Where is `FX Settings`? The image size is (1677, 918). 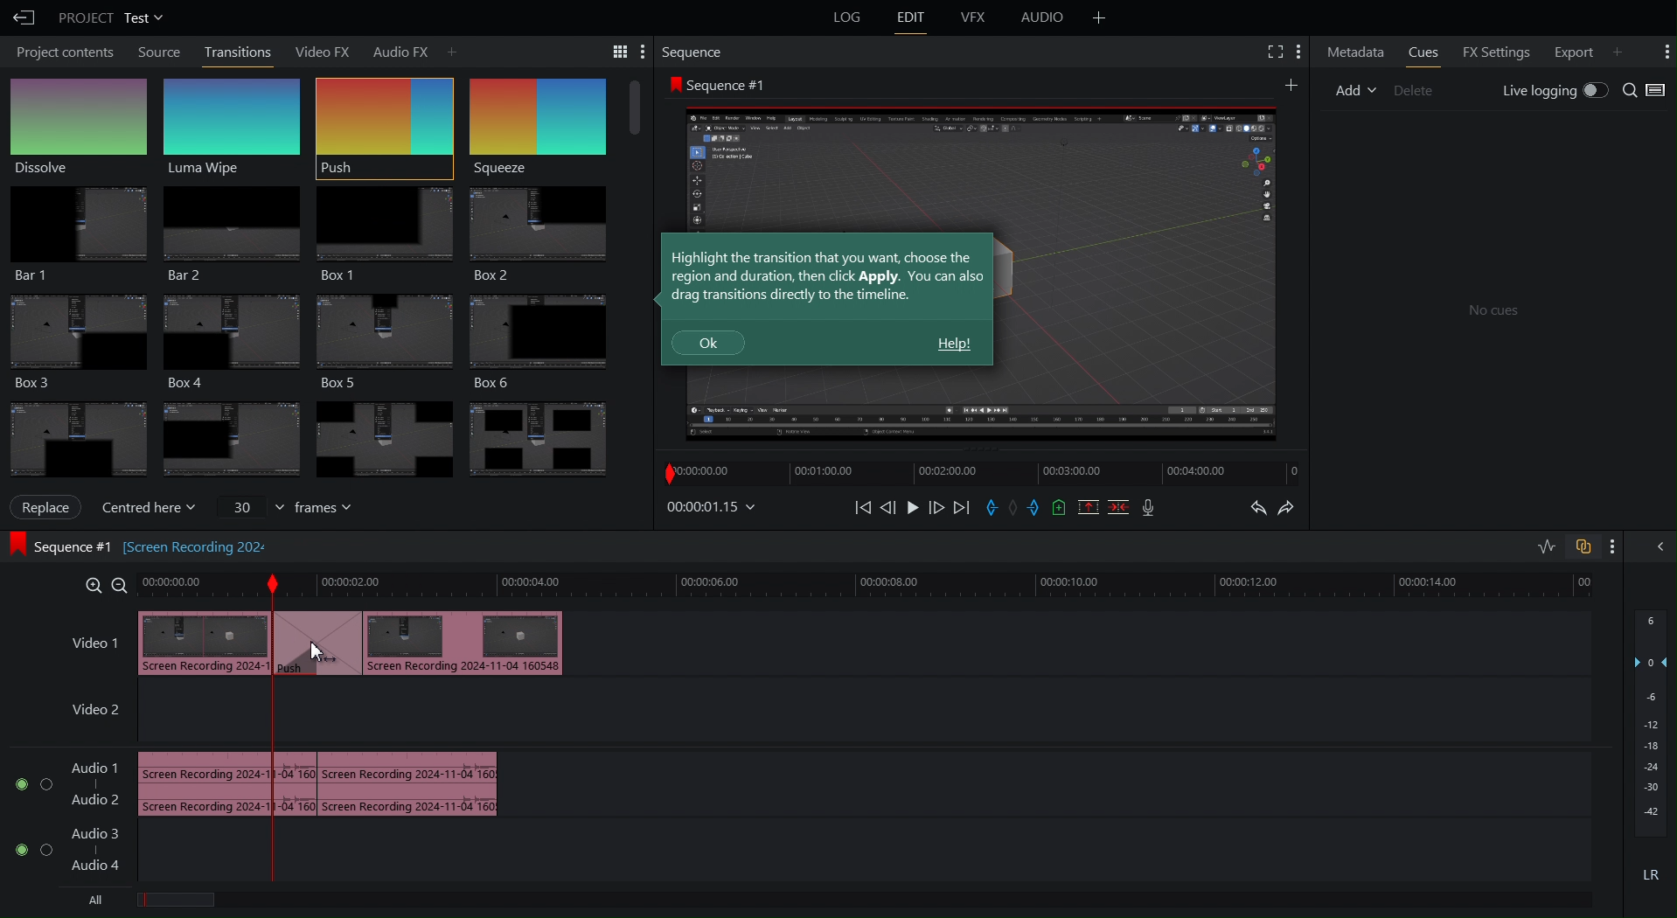
FX Settings is located at coordinates (1493, 51).